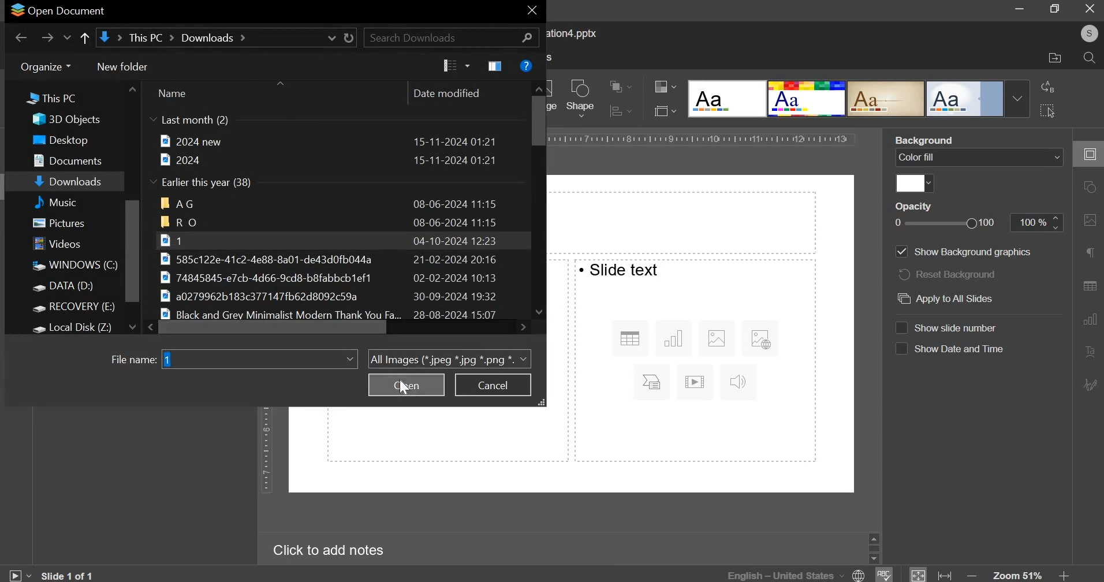 This screenshot has width=1104, height=582. I want to click on file name, so click(259, 358).